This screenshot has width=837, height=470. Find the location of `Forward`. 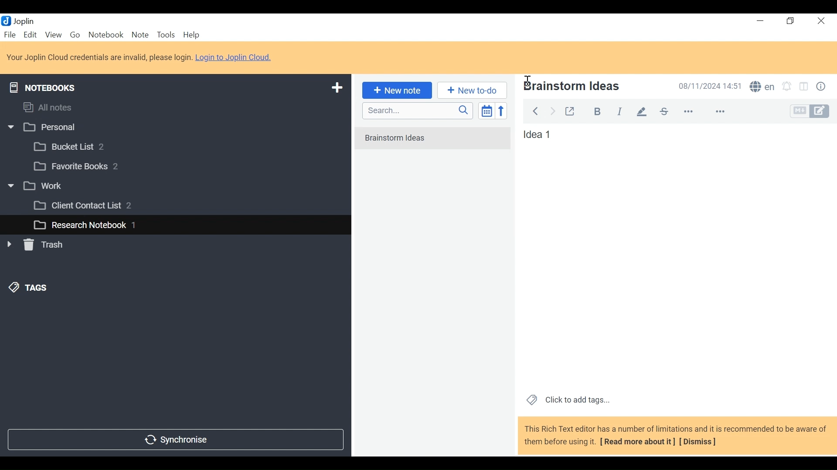

Forward is located at coordinates (553, 110).